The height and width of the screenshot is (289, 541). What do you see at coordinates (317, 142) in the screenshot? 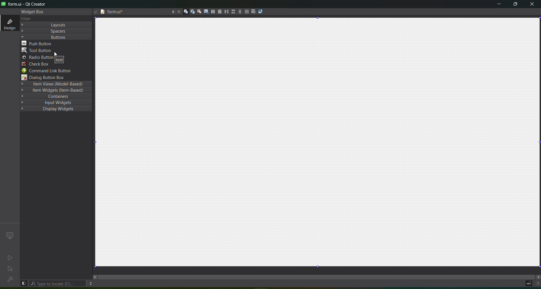
I see `canvas` at bounding box center [317, 142].